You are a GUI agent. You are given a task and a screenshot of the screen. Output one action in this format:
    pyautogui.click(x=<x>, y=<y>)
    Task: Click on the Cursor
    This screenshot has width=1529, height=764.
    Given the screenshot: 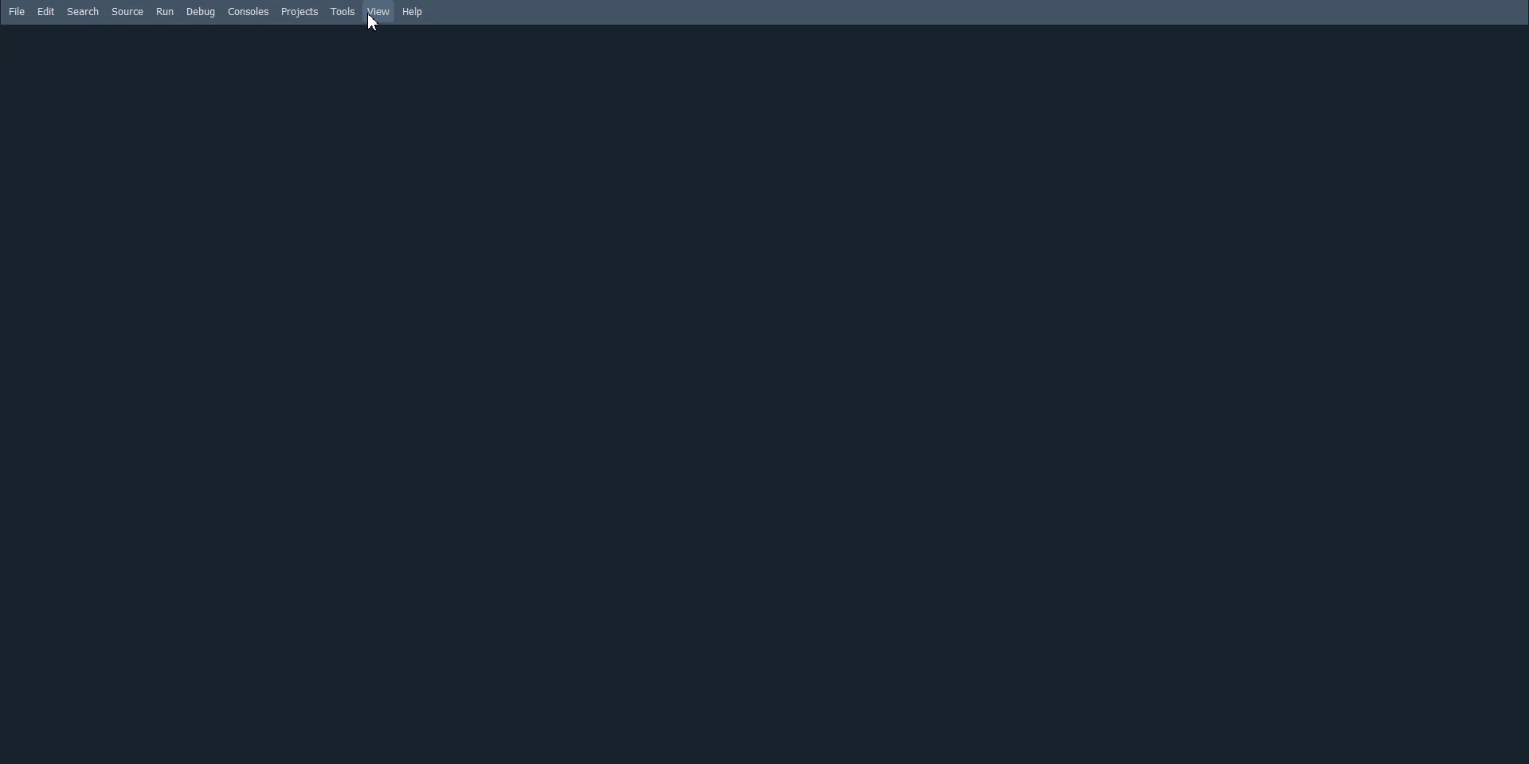 What is the action you would take?
    pyautogui.click(x=372, y=24)
    